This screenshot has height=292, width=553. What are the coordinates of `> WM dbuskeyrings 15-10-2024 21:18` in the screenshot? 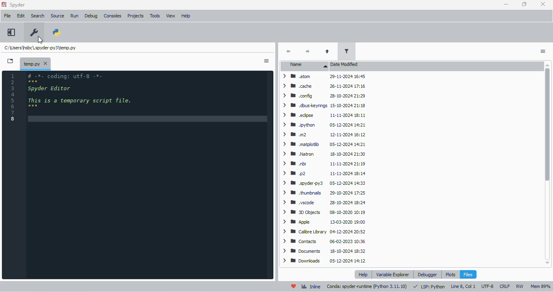 It's located at (322, 106).